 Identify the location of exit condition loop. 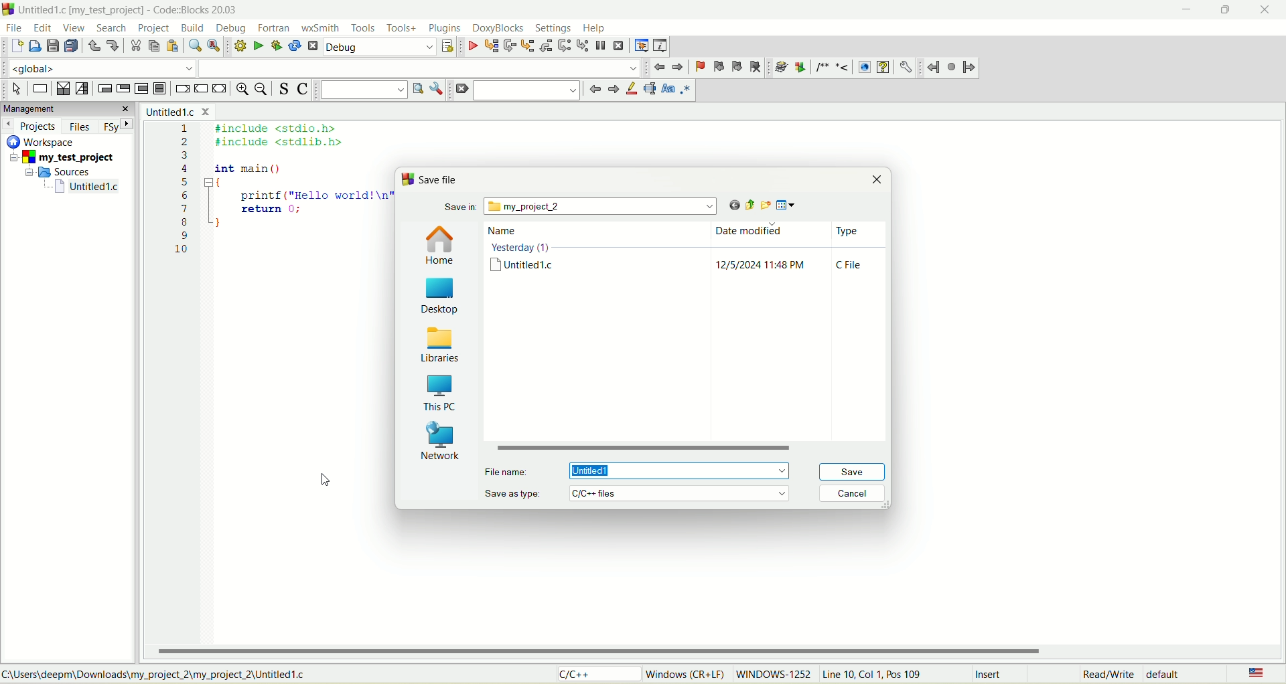
(123, 89).